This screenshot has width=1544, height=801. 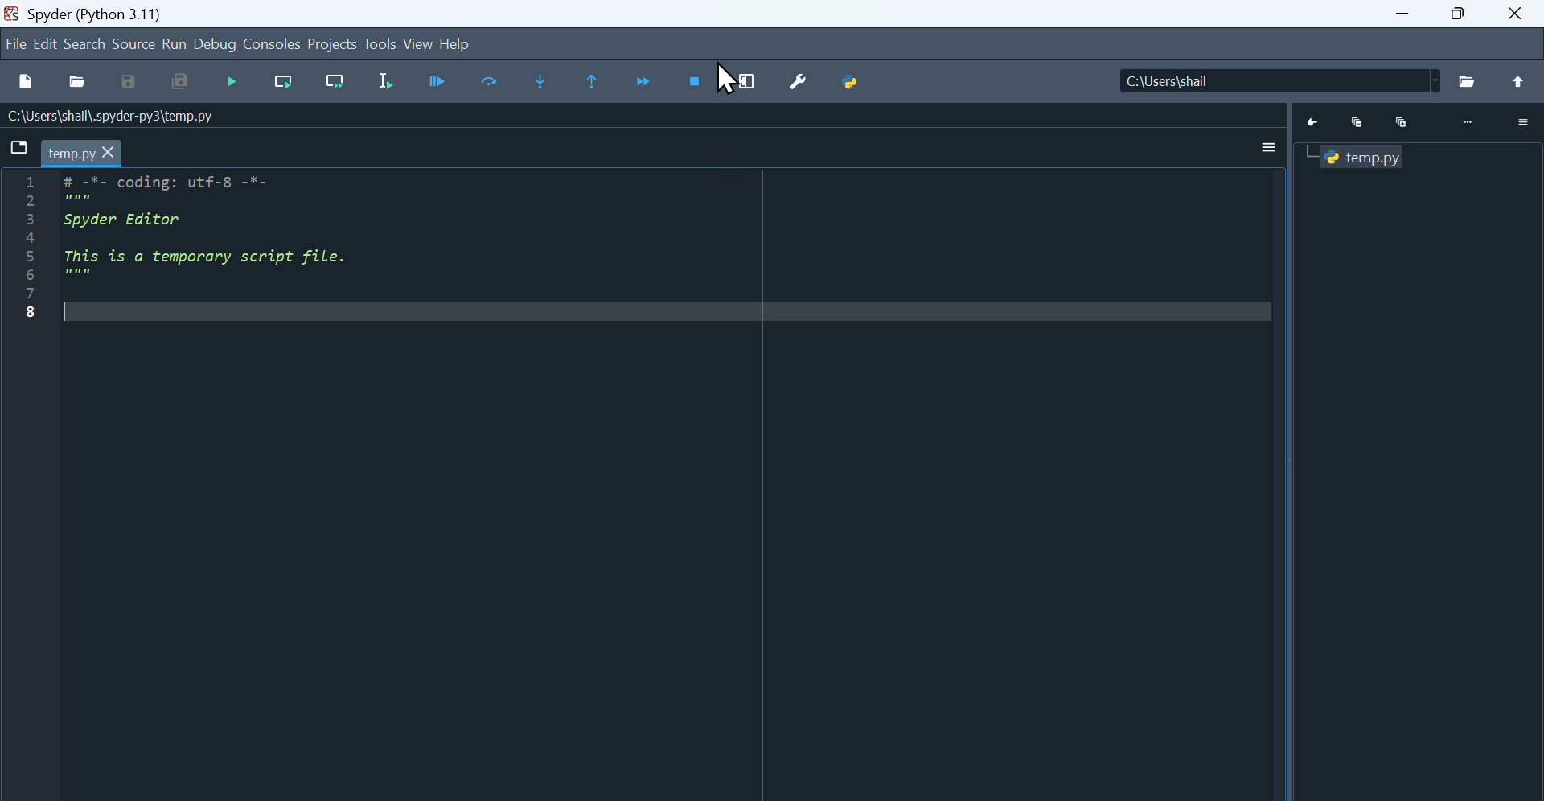 What do you see at coordinates (216, 44) in the screenshot?
I see `Debug` at bounding box center [216, 44].